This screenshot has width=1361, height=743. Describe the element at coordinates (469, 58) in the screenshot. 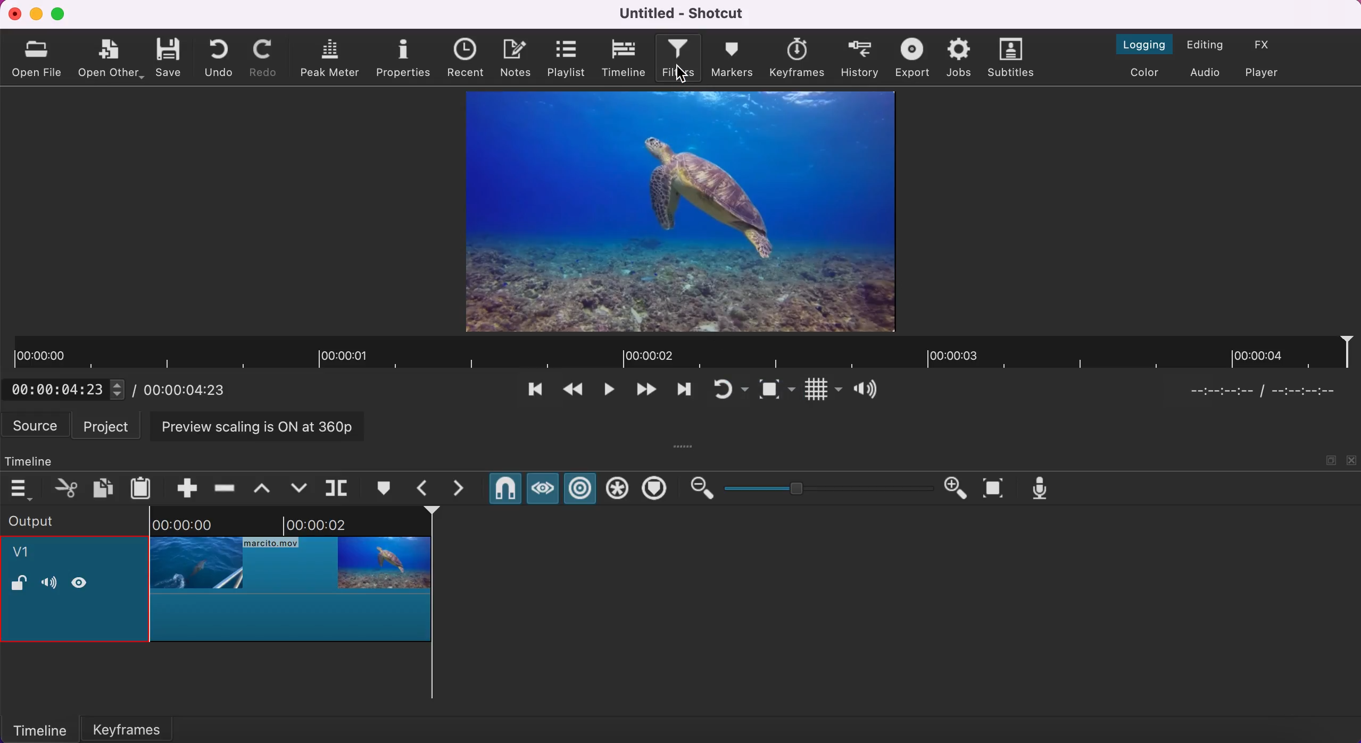

I see `recent` at that location.